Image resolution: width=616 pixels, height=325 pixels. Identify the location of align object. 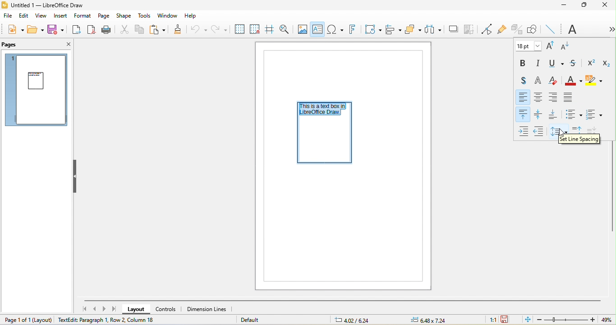
(393, 30).